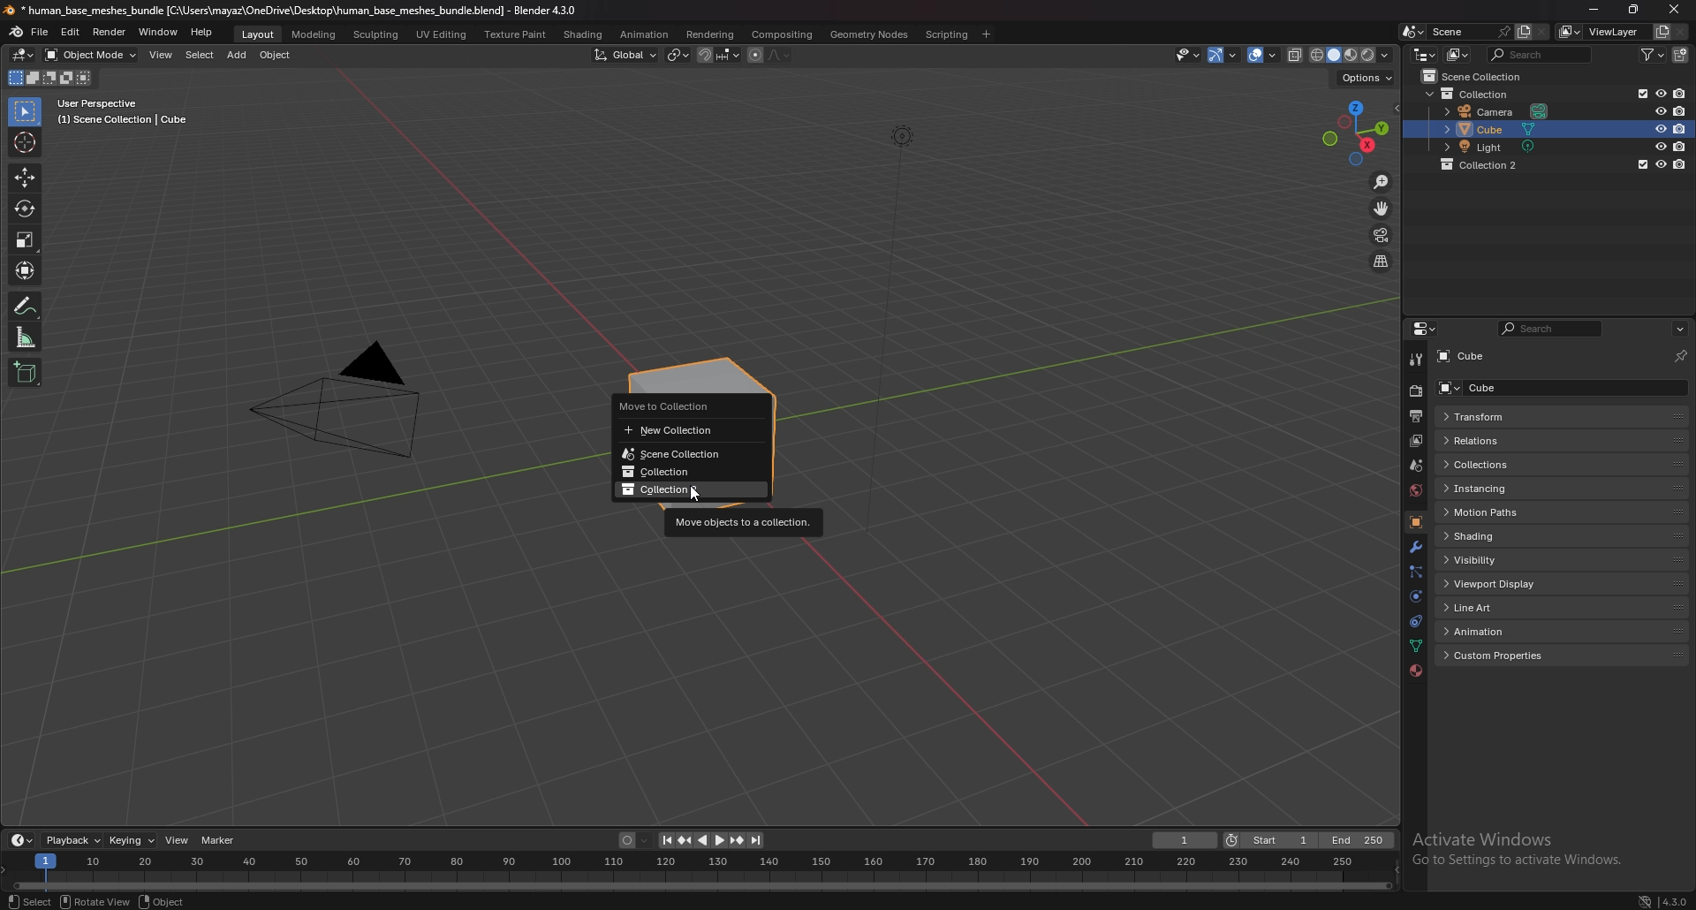 This screenshot has height=910, width=1696. I want to click on switch view from perspective/orthographic, so click(1381, 262).